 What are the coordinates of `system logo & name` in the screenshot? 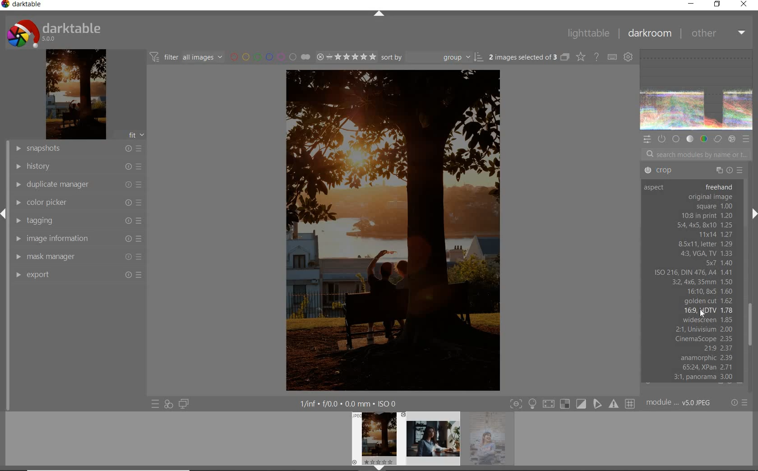 It's located at (56, 34).